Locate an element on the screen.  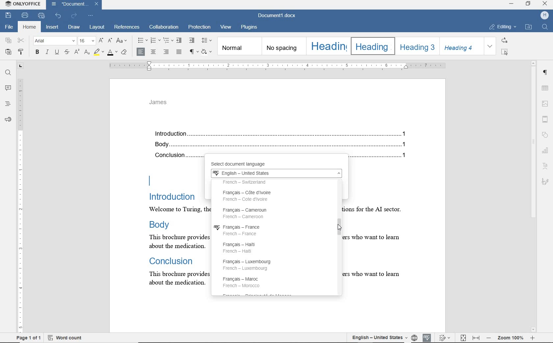
Heading 4 is located at coordinates (461, 46).